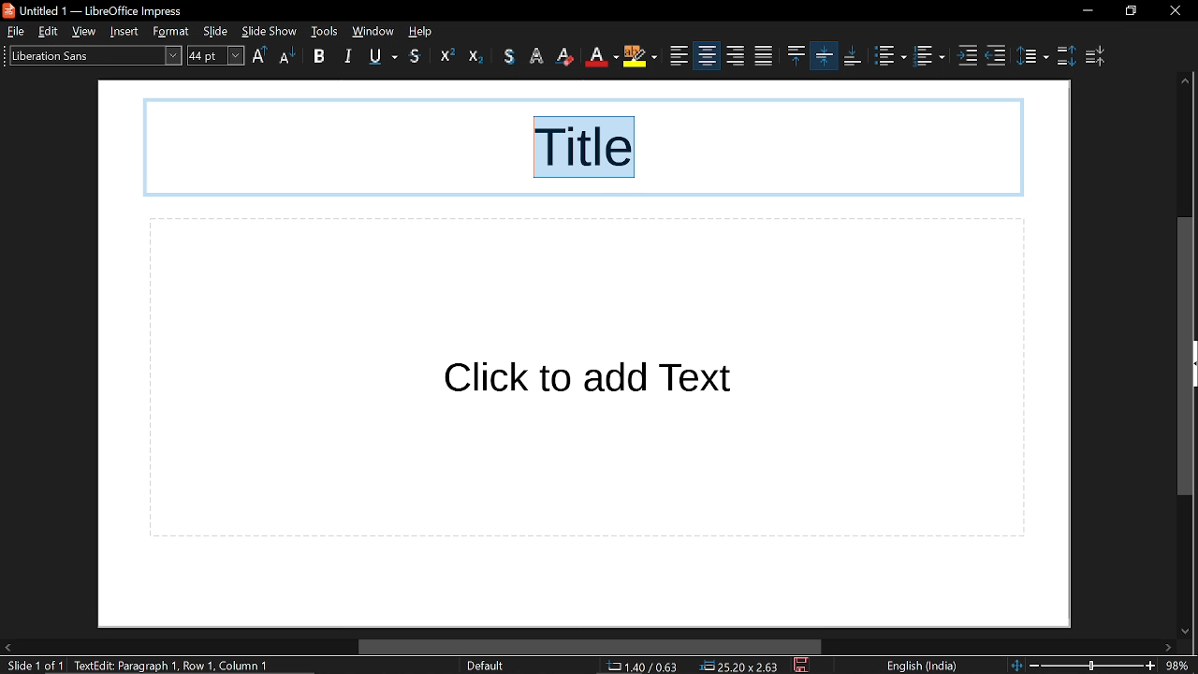 The image size is (1198, 674). What do you see at coordinates (920, 667) in the screenshot?
I see `language` at bounding box center [920, 667].